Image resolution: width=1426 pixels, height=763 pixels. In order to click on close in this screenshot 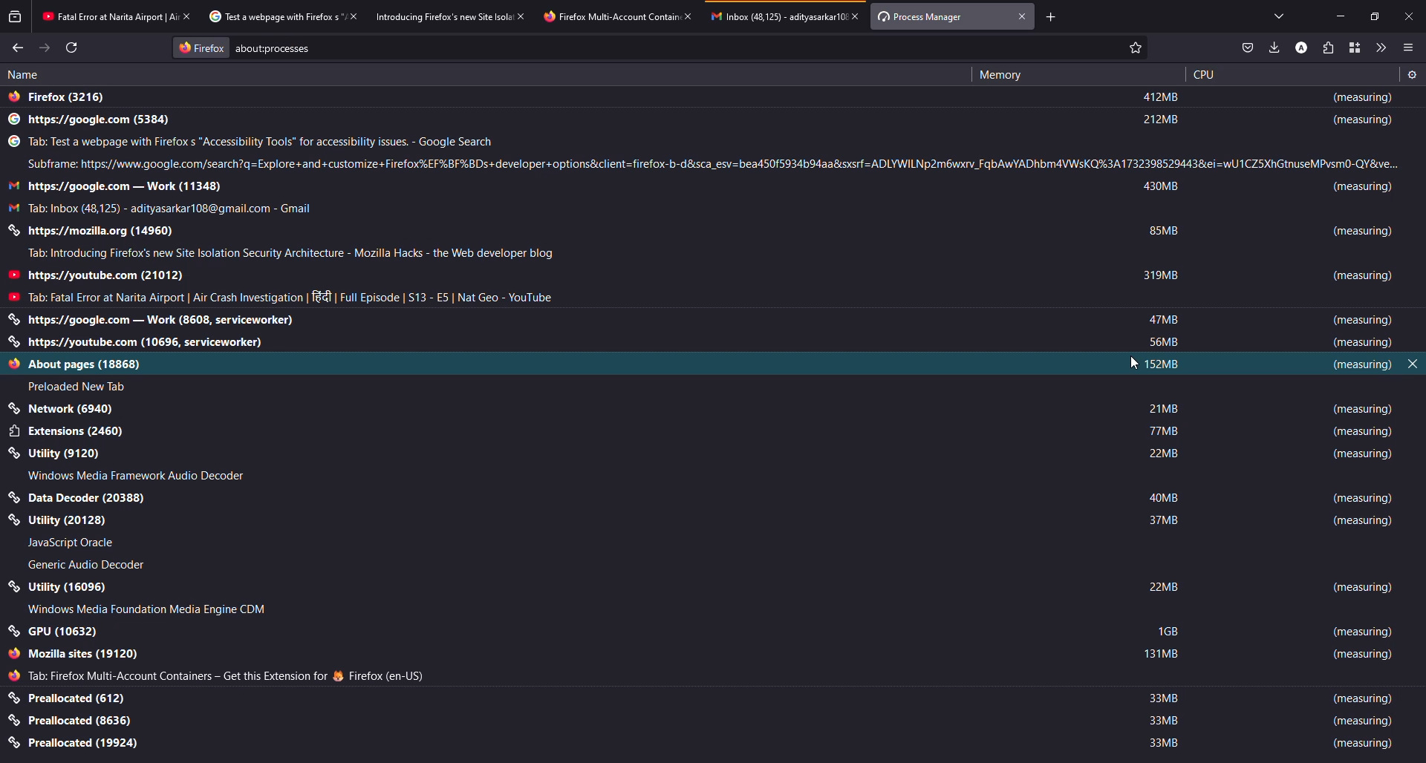, I will do `click(1408, 17)`.